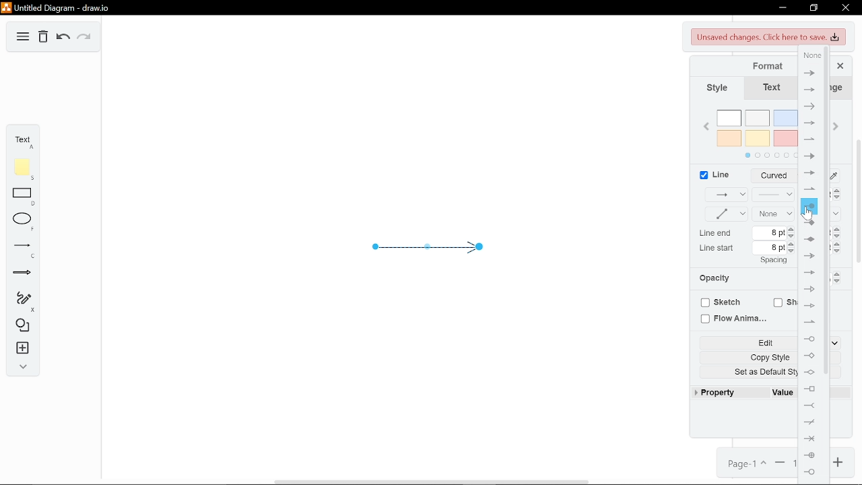  What do you see at coordinates (838, 243) in the screenshot?
I see `Increase line start size` at bounding box center [838, 243].